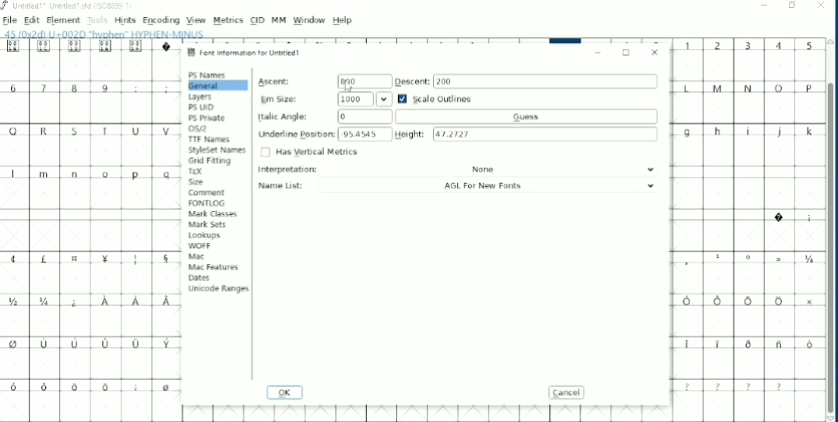 Image resolution: width=838 pixels, height=422 pixels. I want to click on Descent, so click(526, 81).